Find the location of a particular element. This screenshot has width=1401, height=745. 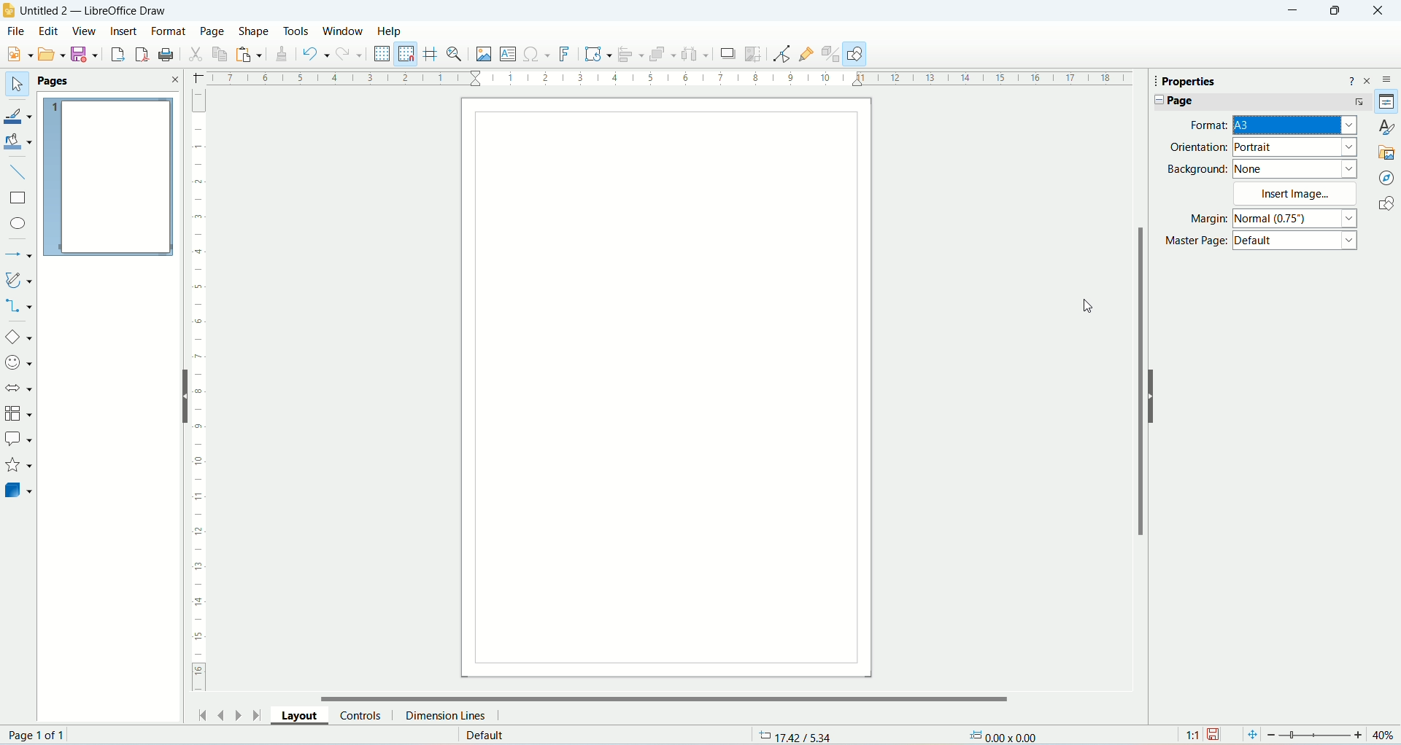

properties is located at coordinates (1211, 80).